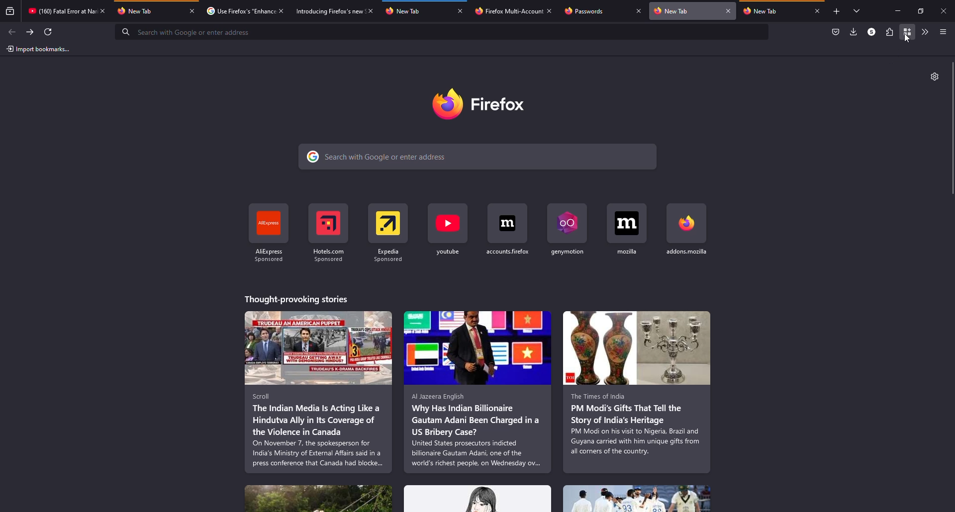  What do you see at coordinates (908, 32) in the screenshot?
I see `container` at bounding box center [908, 32].